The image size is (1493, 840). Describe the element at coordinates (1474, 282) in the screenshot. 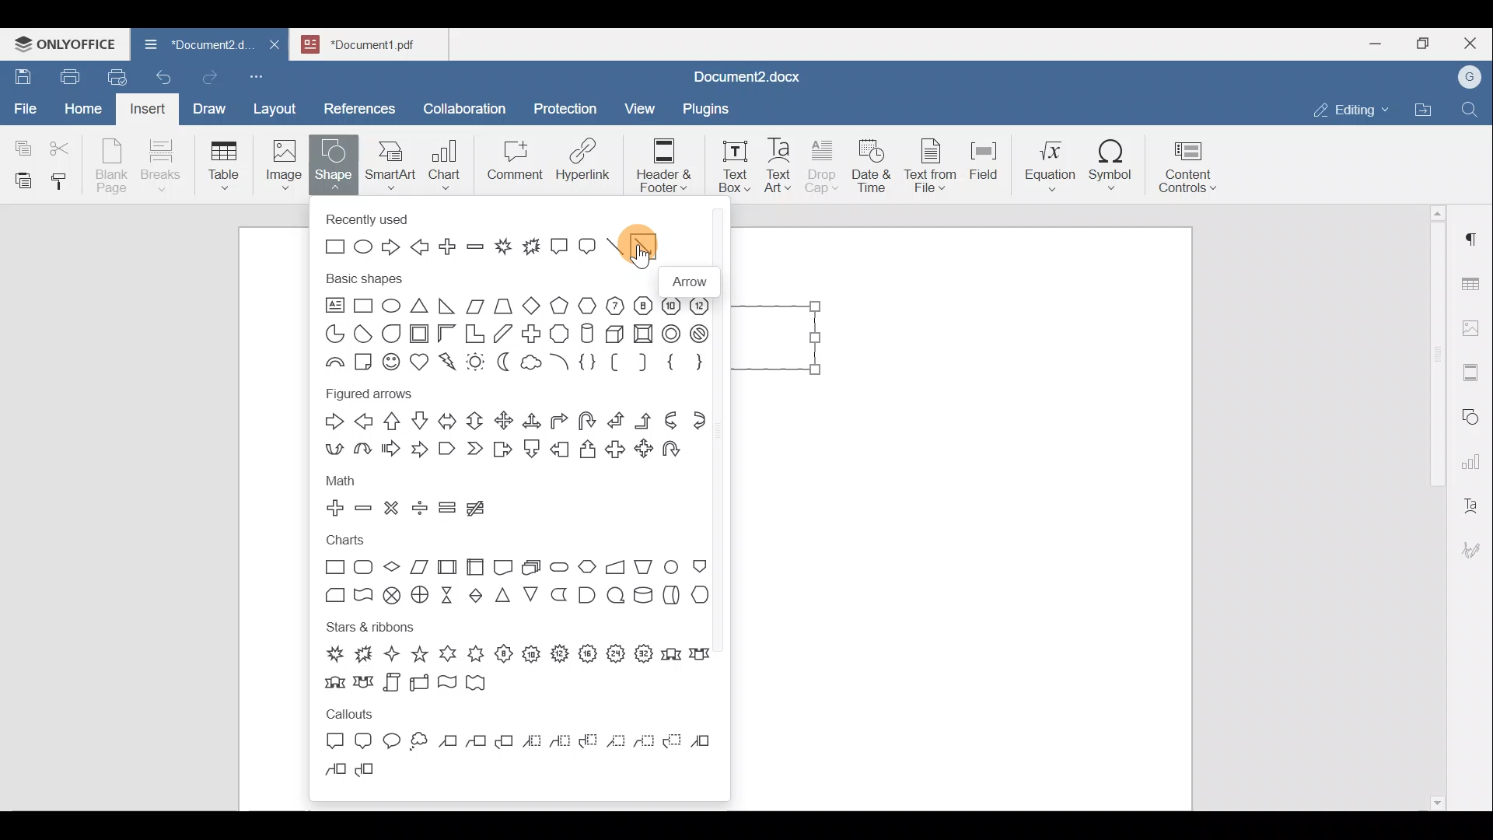

I see `Table settings` at that location.